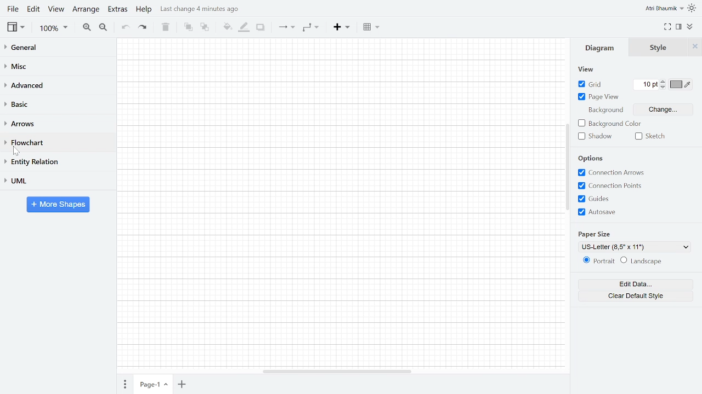 Image resolution: width=702 pixels, height=394 pixels. Describe the element at coordinates (104, 28) in the screenshot. I see `Zoom out` at that location.